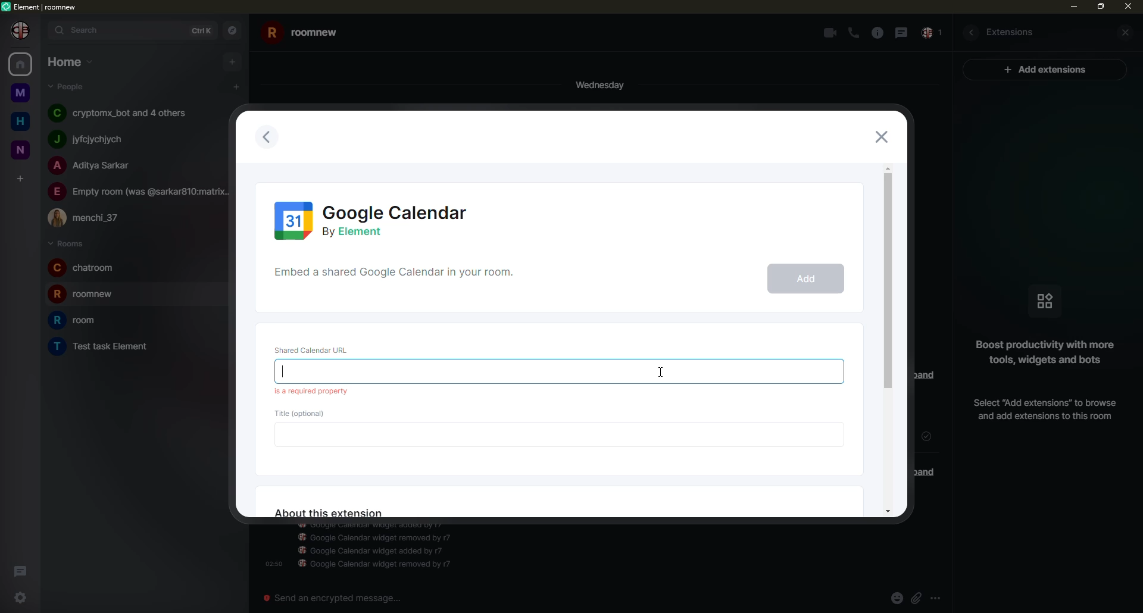 The image size is (1143, 613). Describe the element at coordinates (1042, 301) in the screenshot. I see `icon` at that location.